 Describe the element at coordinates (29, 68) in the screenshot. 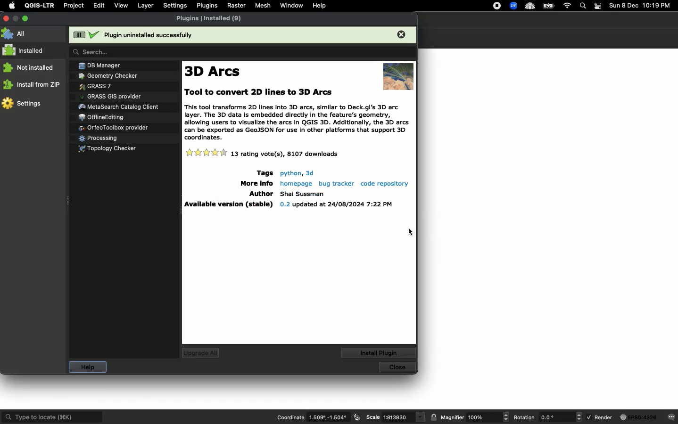

I see `Not installed` at that location.